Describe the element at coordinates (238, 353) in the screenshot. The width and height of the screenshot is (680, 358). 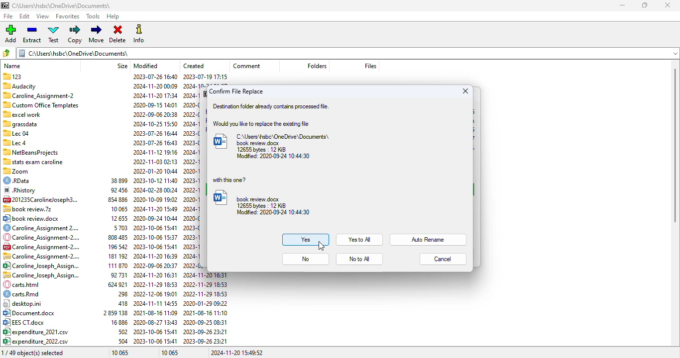
I see `2024-11-20 15:49:52` at that location.